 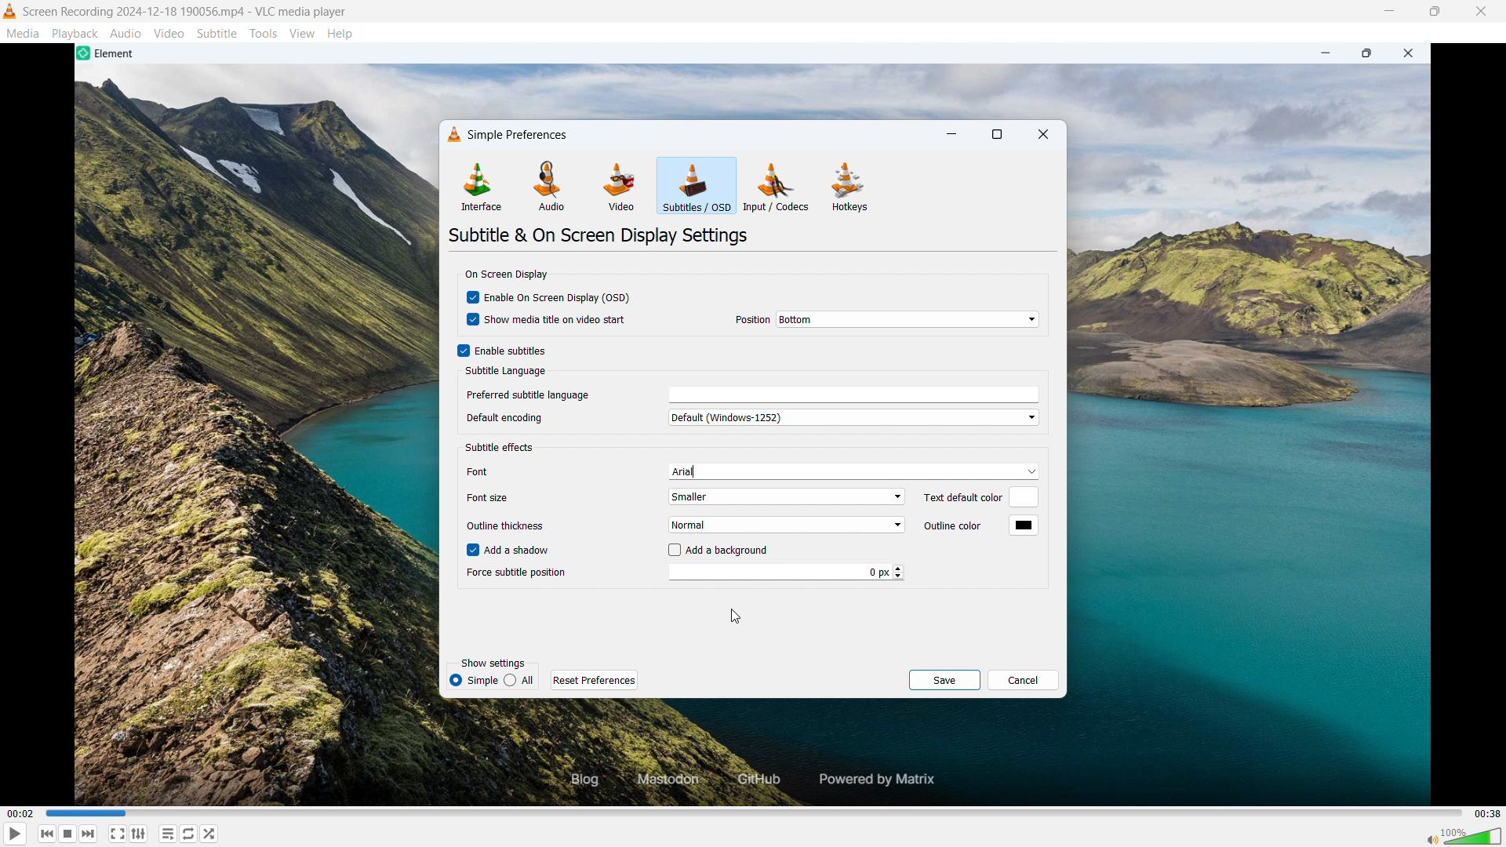 What do you see at coordinates (517, 573) in the screenshot?
I see `Force subtitle position` at bounding box center [517, 573].